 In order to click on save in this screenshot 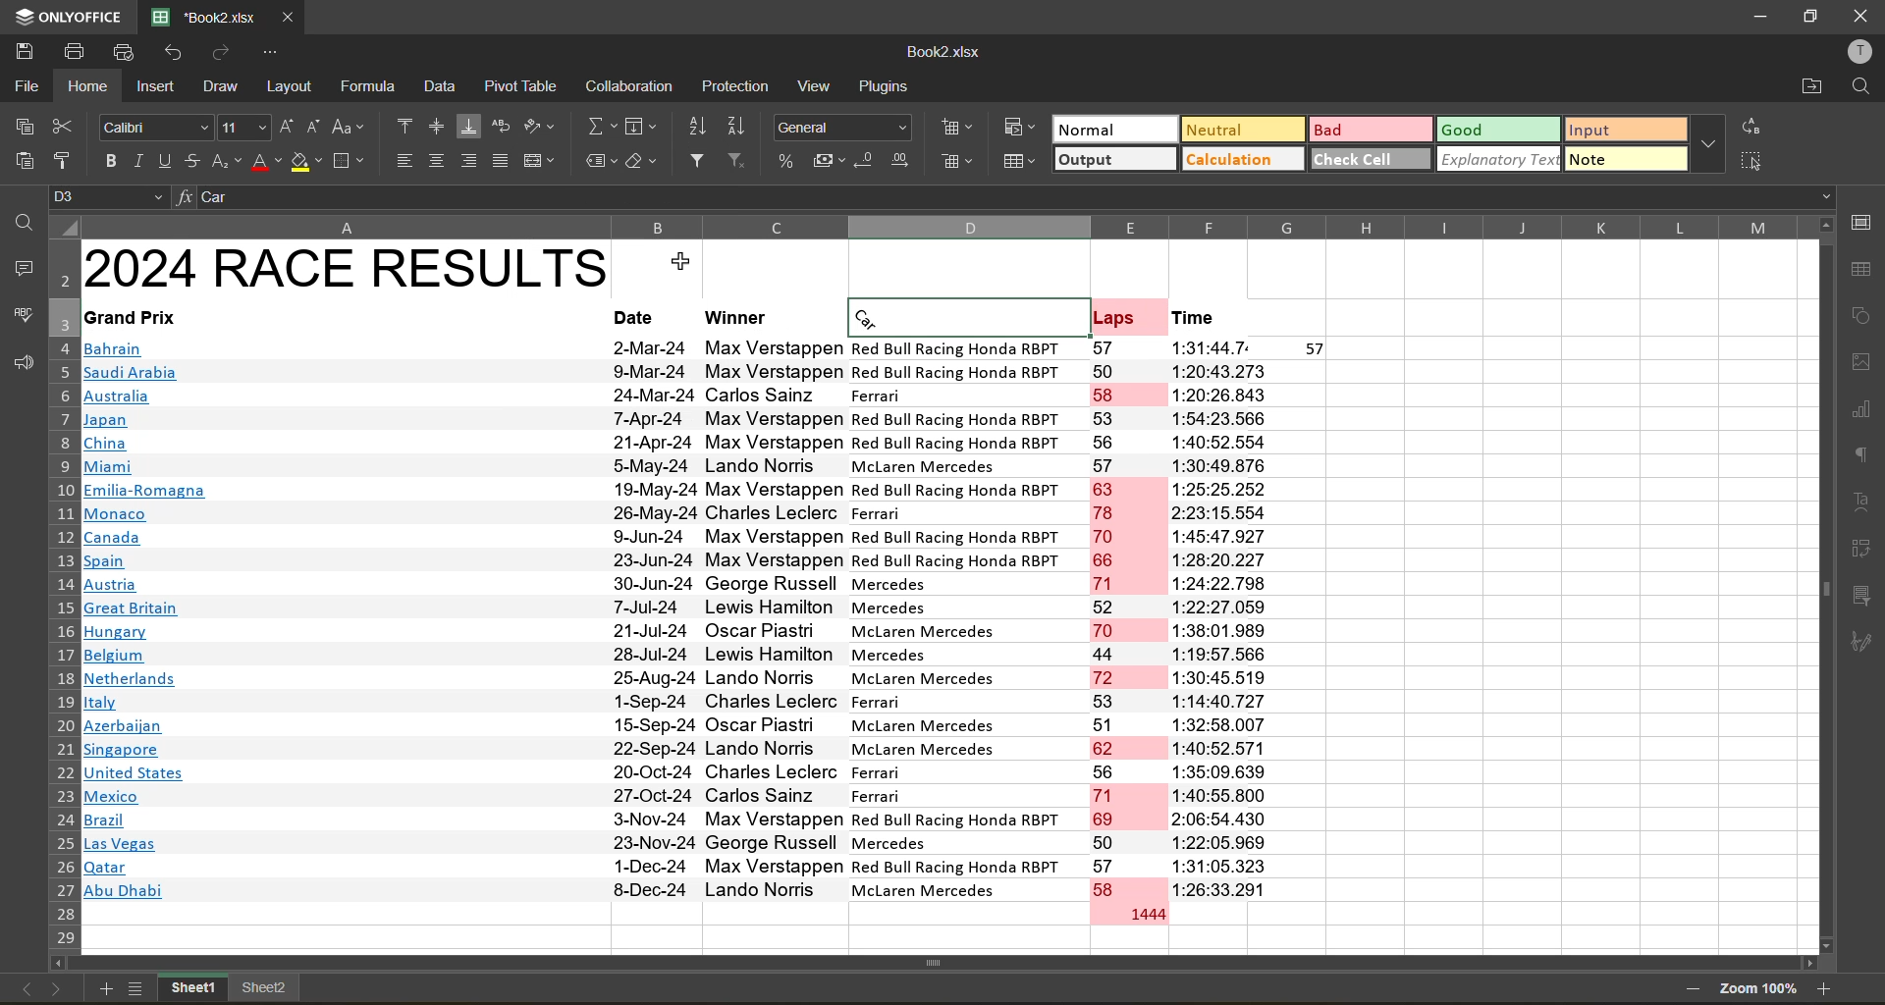, I will do `click(20, 50)`.